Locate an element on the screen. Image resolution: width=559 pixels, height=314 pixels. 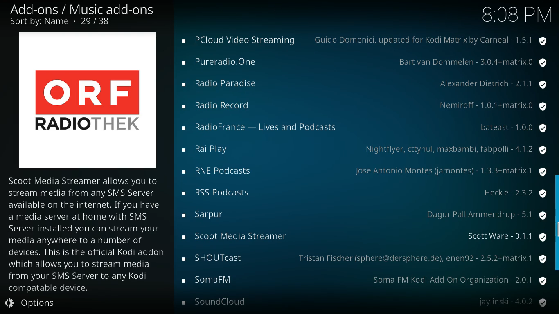
provider is located at coordinates (496, 86).